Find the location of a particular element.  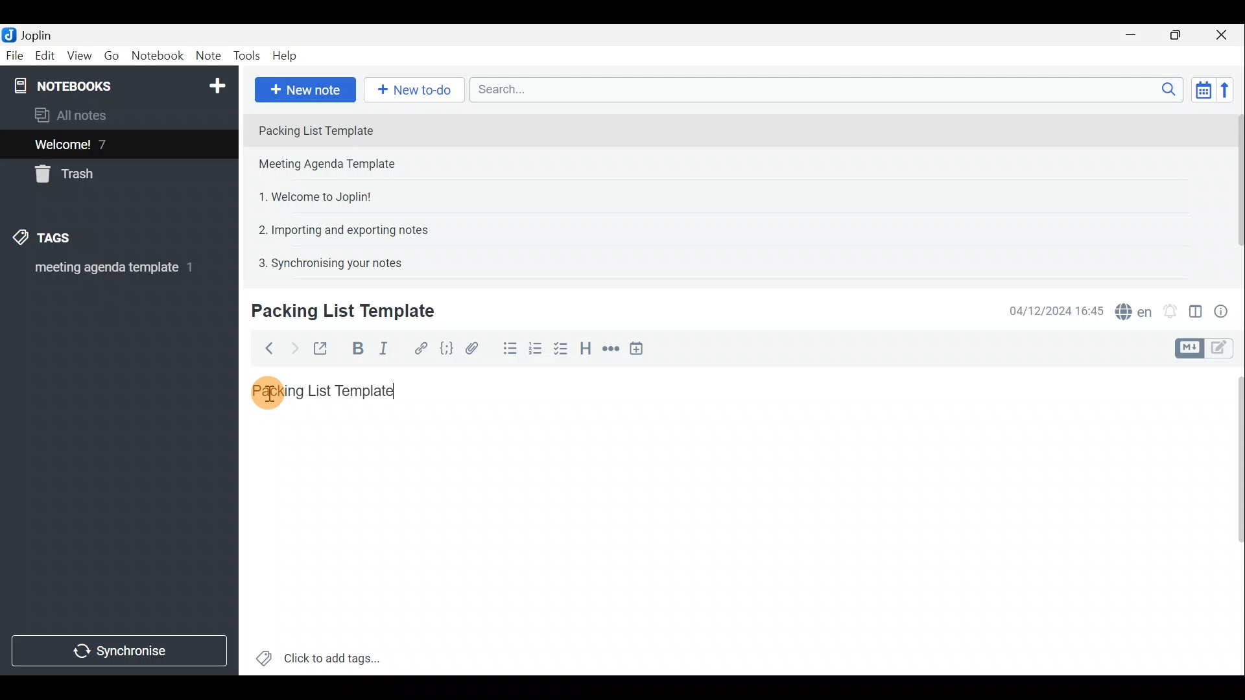

Numbered list is located at coordinates (539, 352).